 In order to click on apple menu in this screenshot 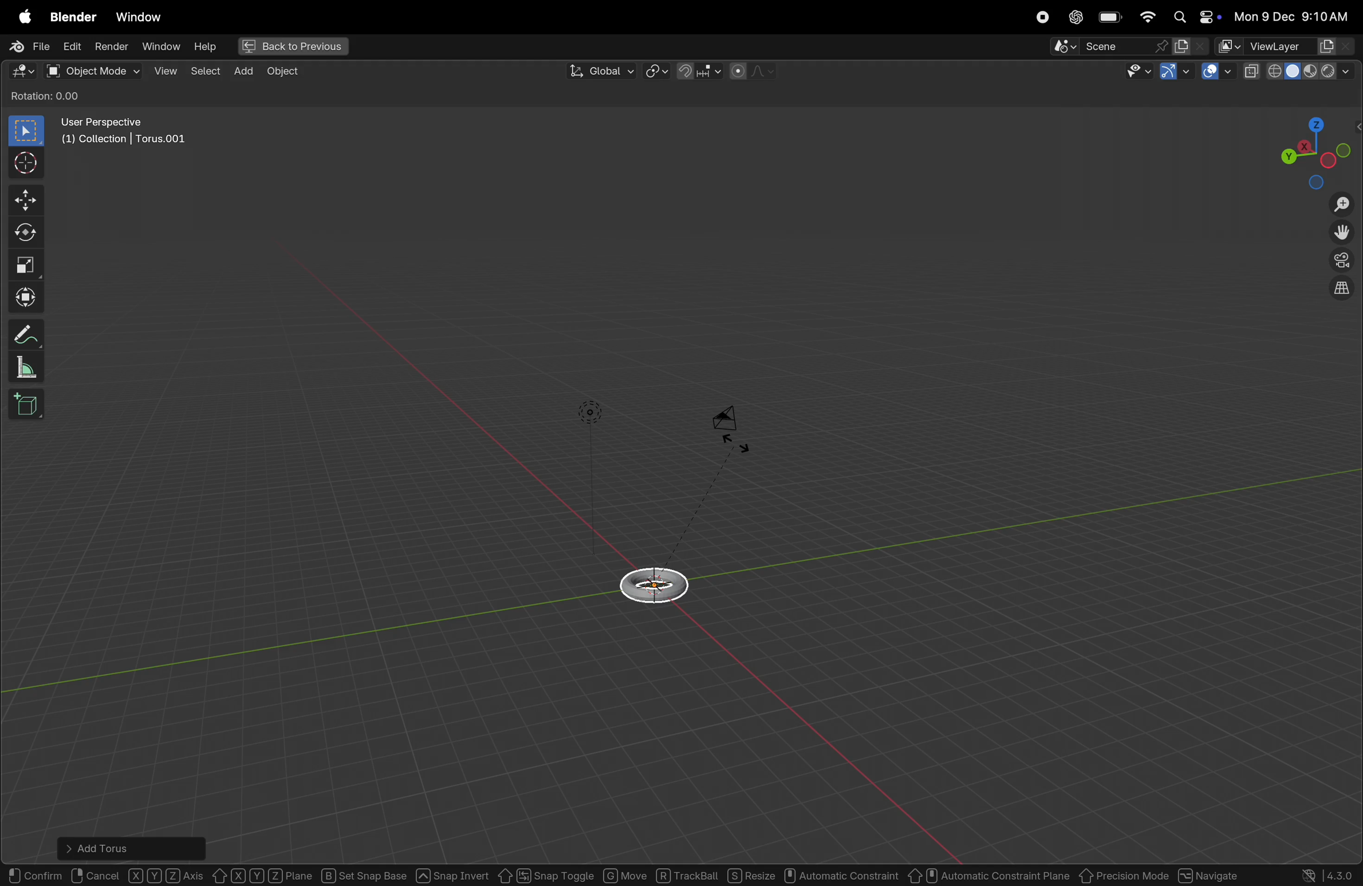, I will do `click(22, 17)`.